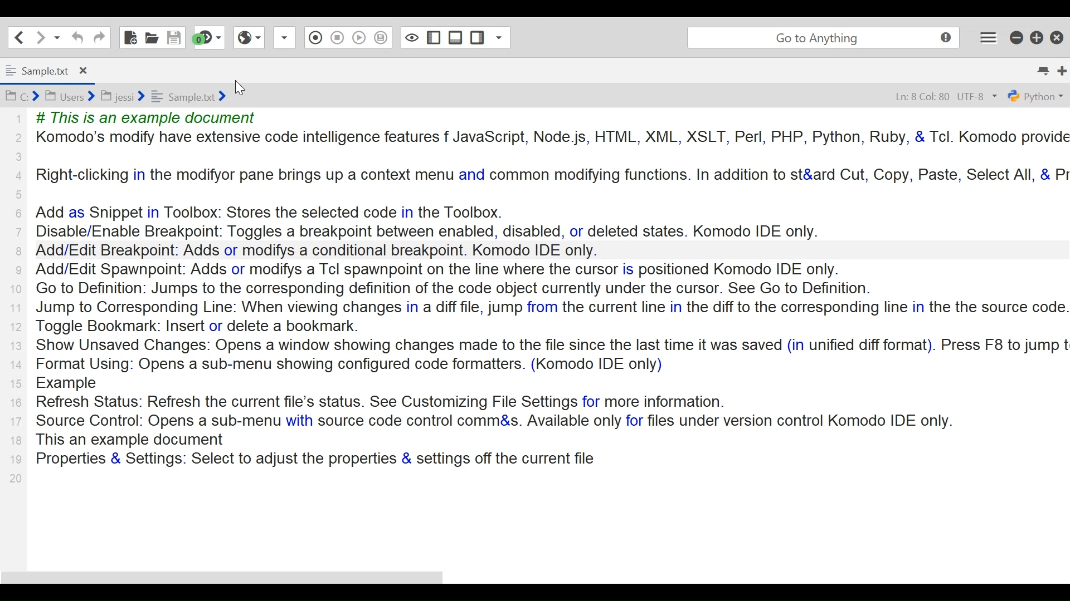 The width and height of the screenshot is (1070, 601). Describe the element at coordinates (68, 95) in the screenshot. I see `Users Folder` at that location.